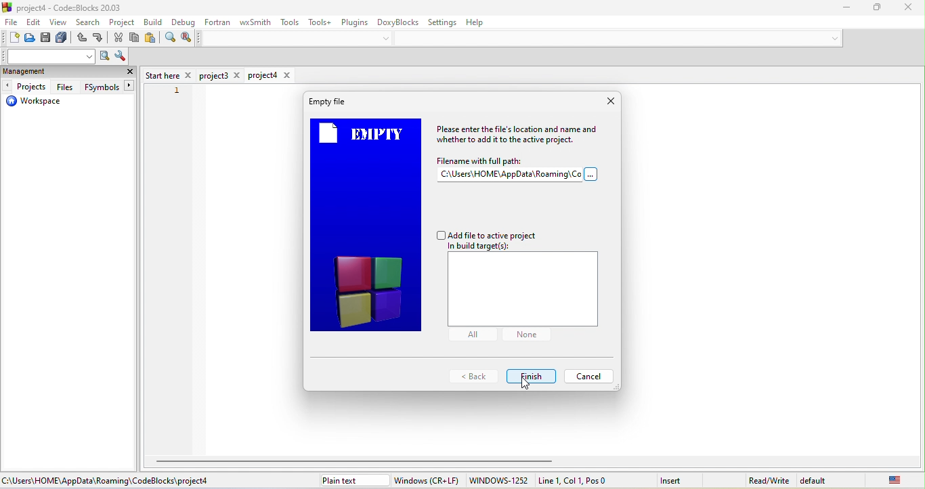 The width and height of the screenshot is (925, 489). I want to click on united state, so click(885, 480).